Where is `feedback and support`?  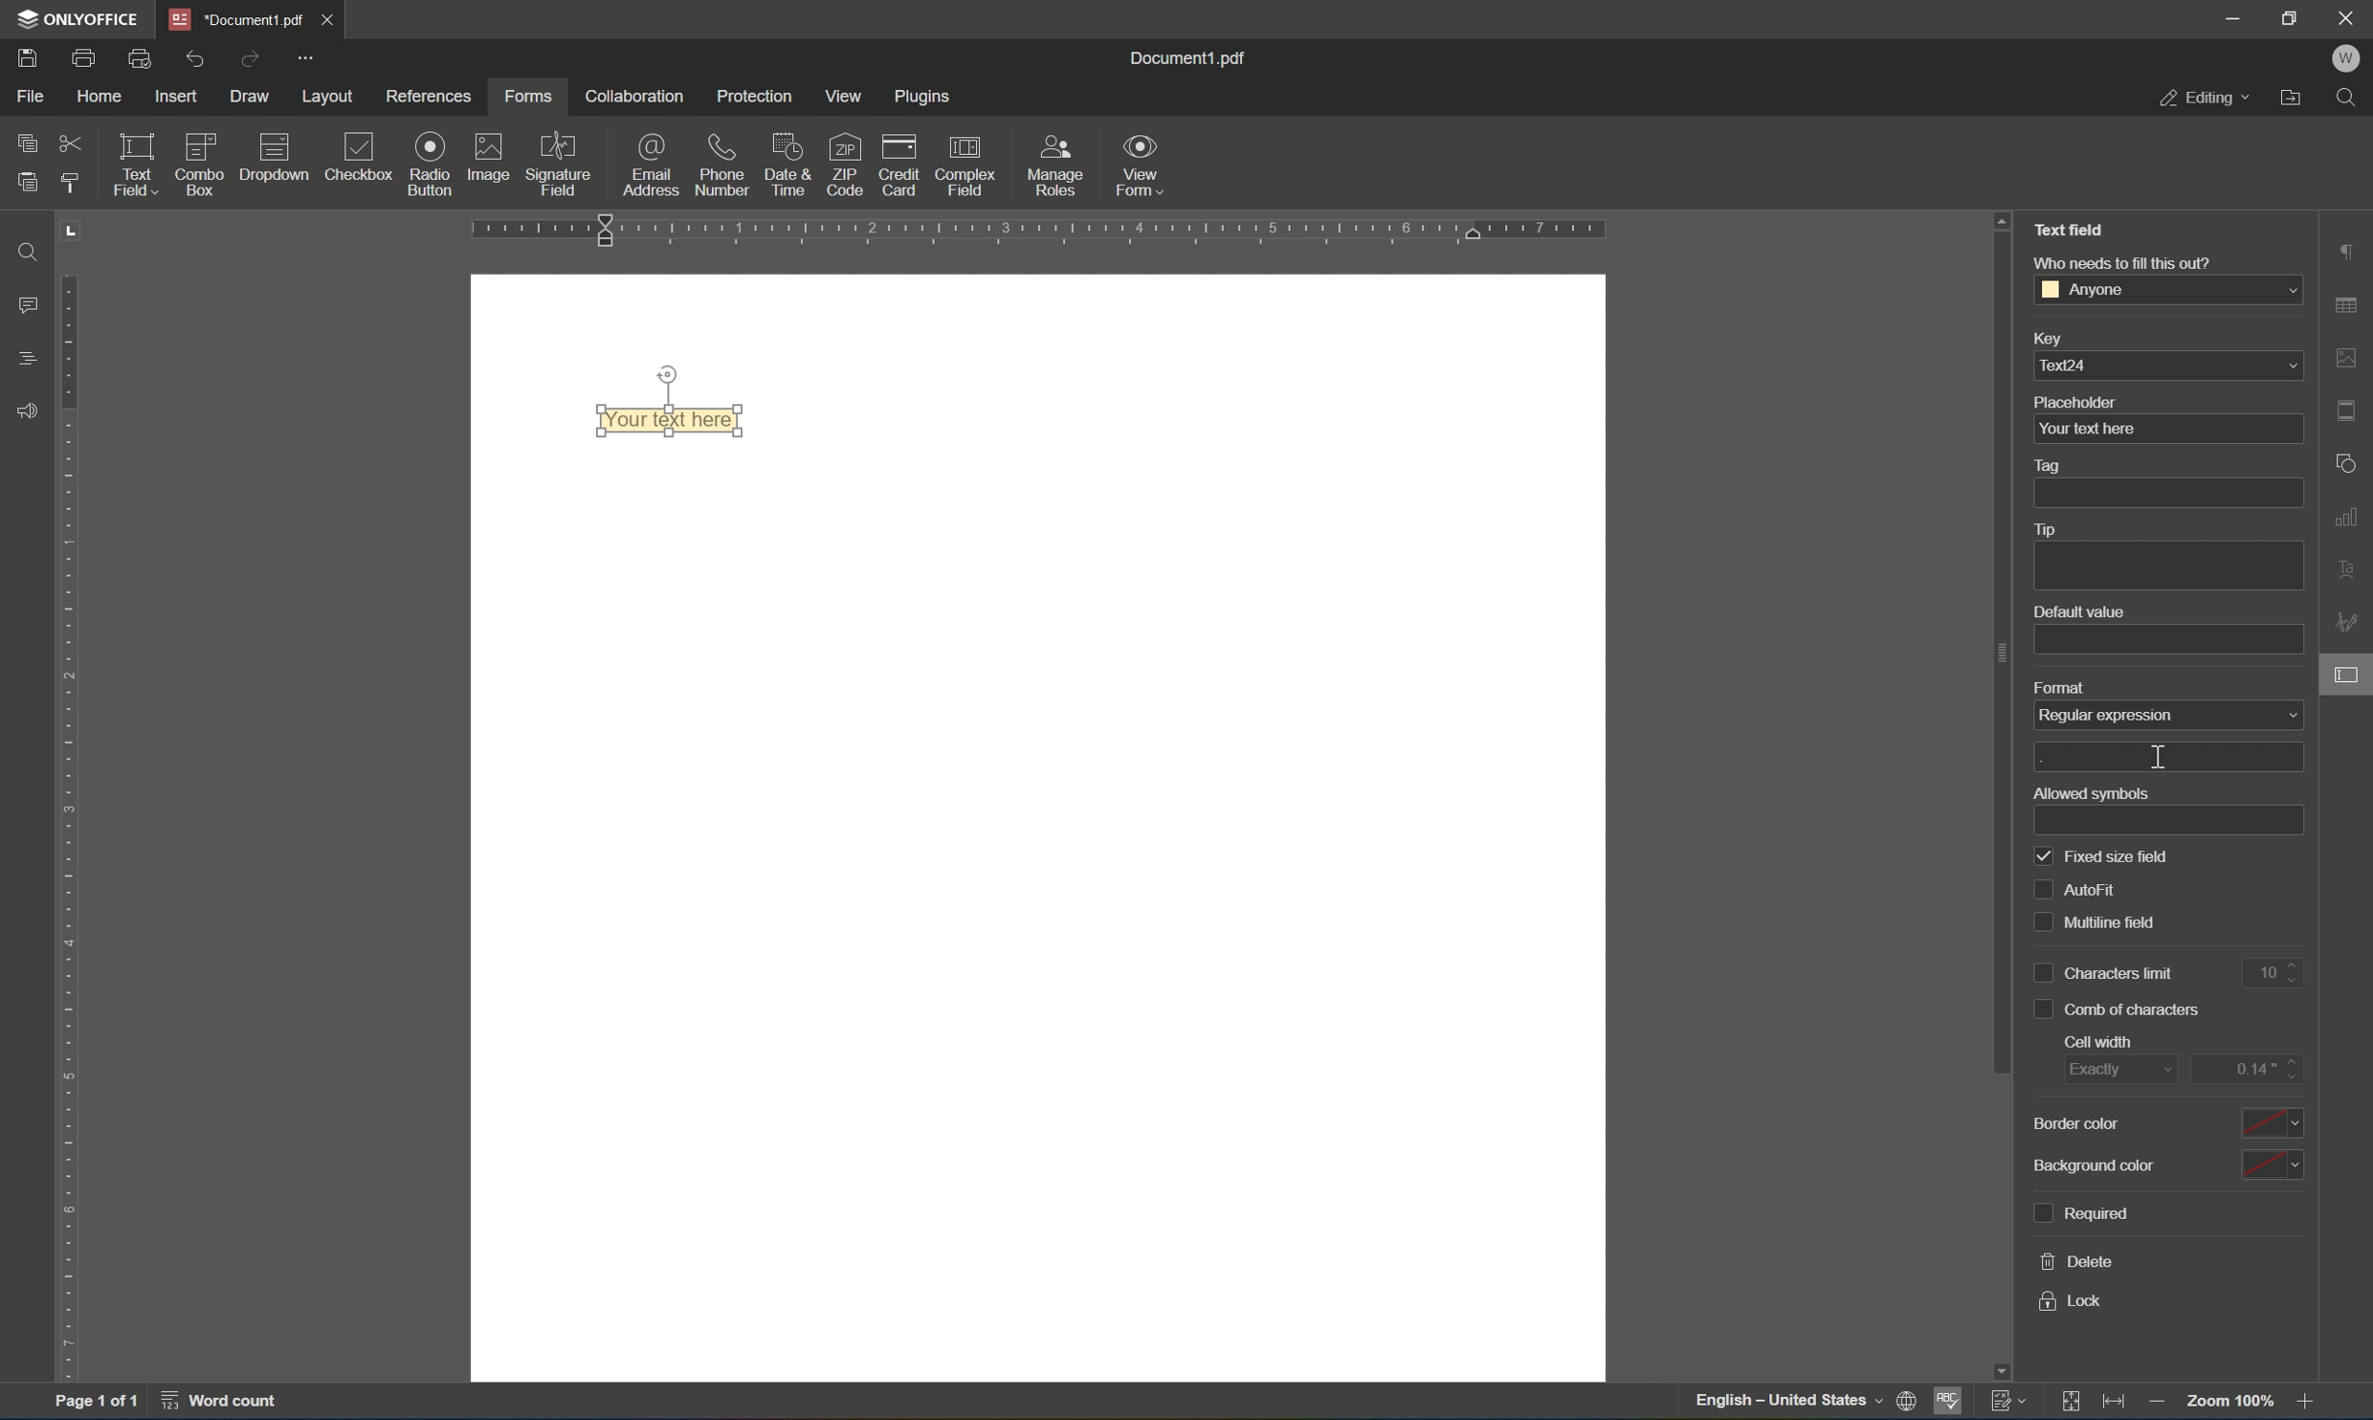 feedback and support is located at coordinates (27, 412).